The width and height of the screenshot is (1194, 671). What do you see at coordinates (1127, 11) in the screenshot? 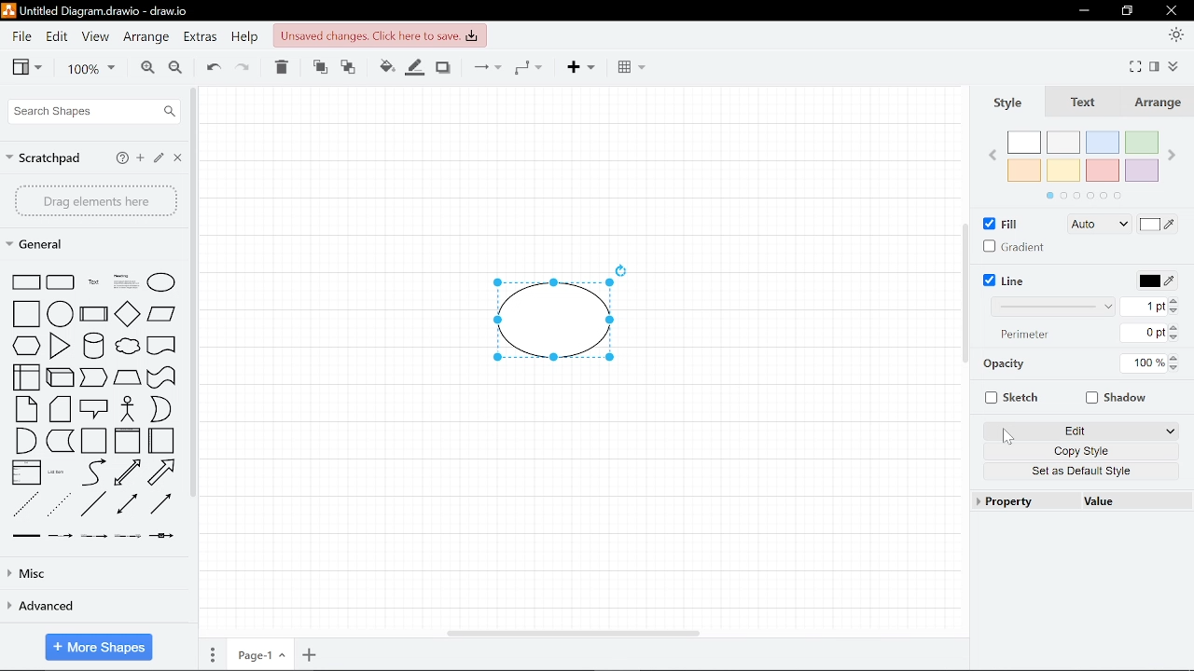
I see `restore down` at bounding box center [1127, 11].